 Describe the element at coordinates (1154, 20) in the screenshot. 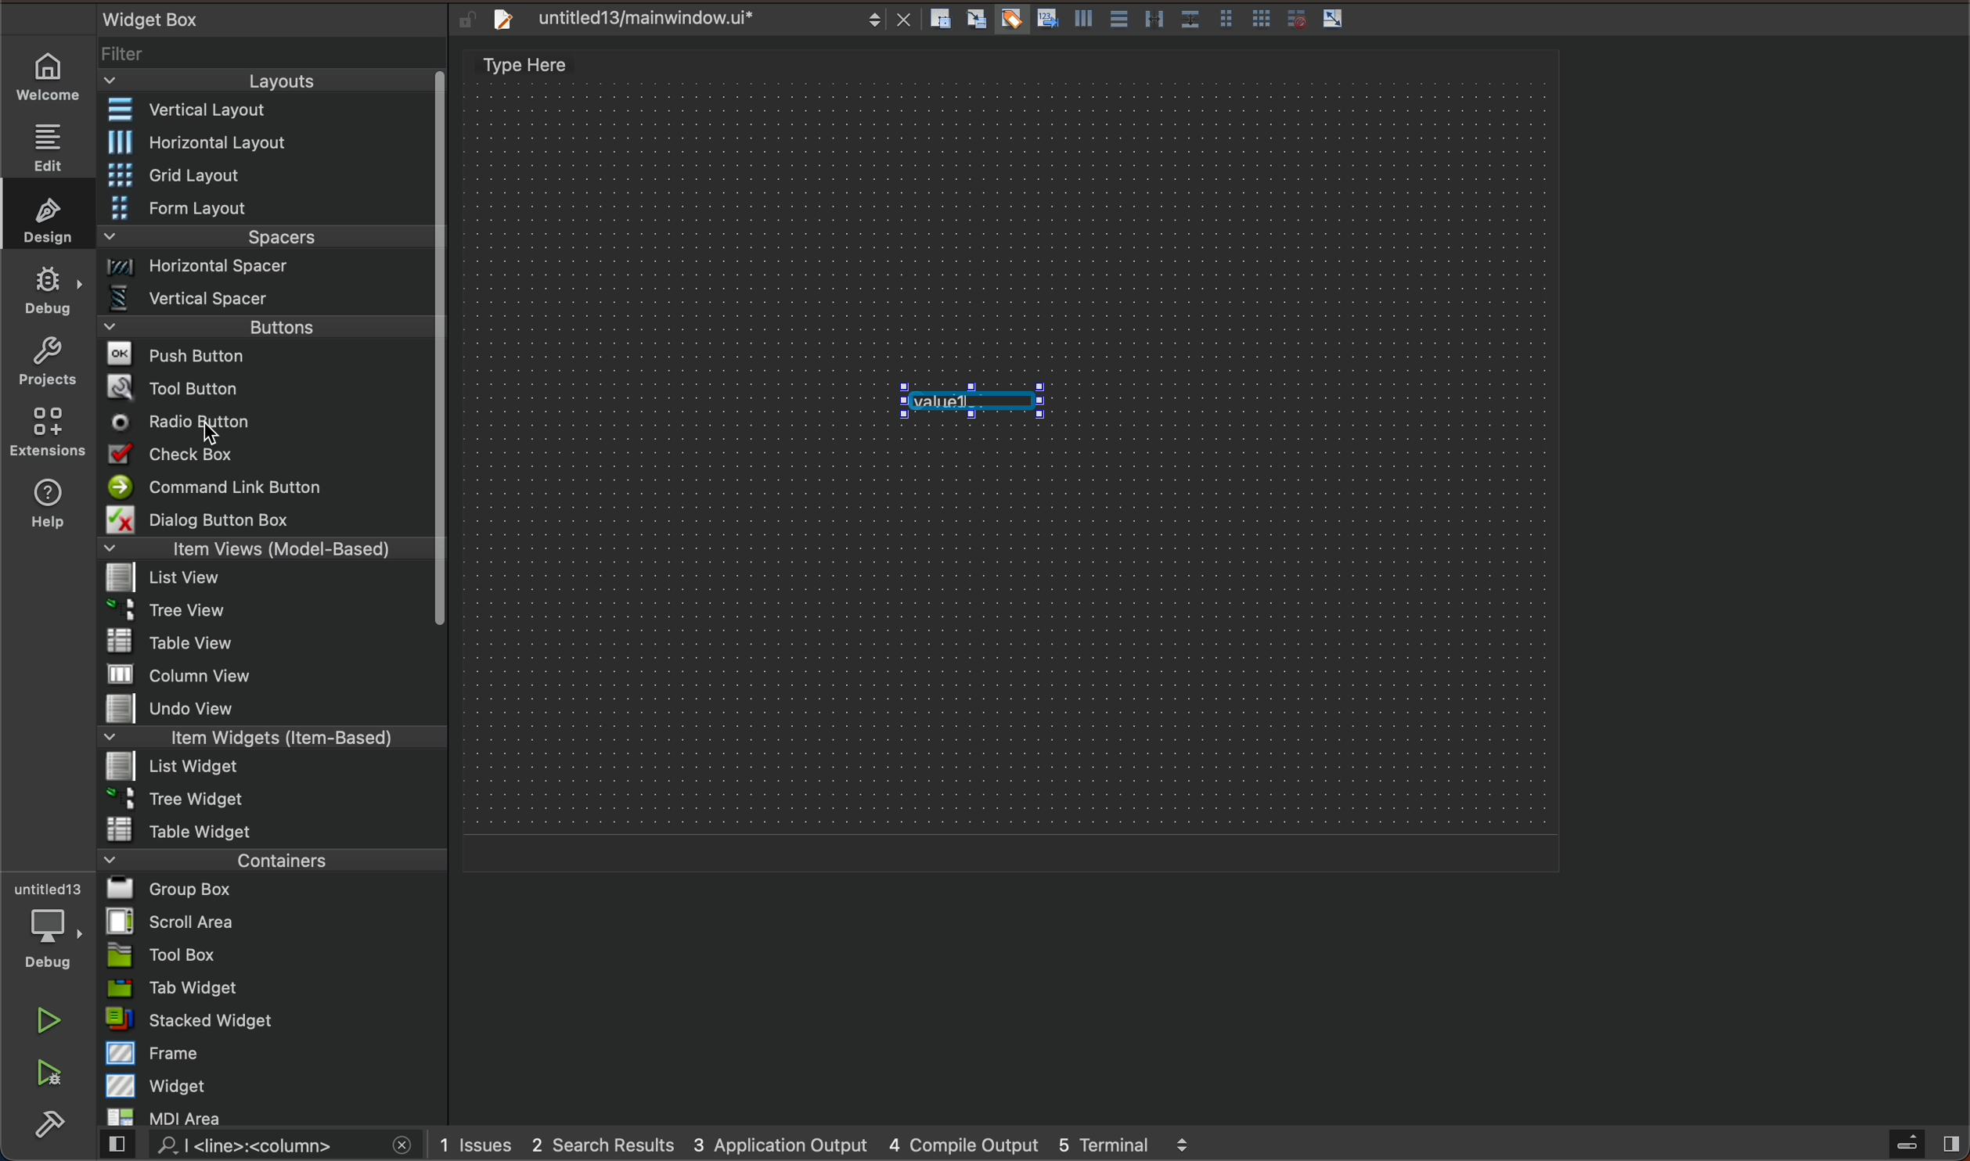

I see `` at that location.